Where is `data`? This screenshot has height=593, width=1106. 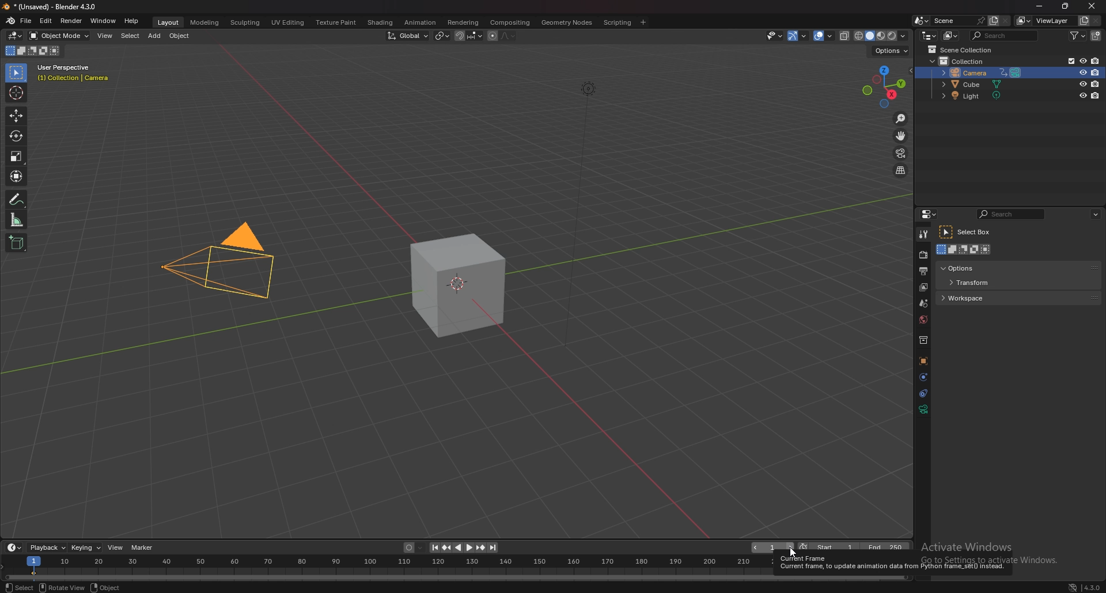 data is located at coordinates (923, 409).